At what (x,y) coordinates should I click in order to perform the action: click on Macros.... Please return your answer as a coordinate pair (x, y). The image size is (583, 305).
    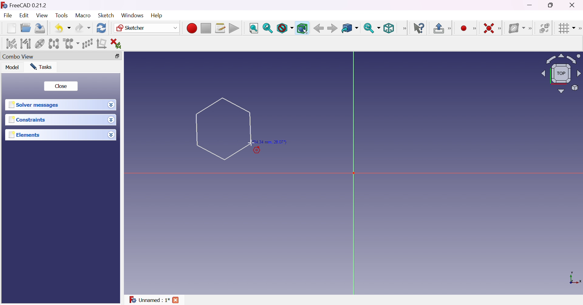
    Looking at the image, I should click on (220, 28).